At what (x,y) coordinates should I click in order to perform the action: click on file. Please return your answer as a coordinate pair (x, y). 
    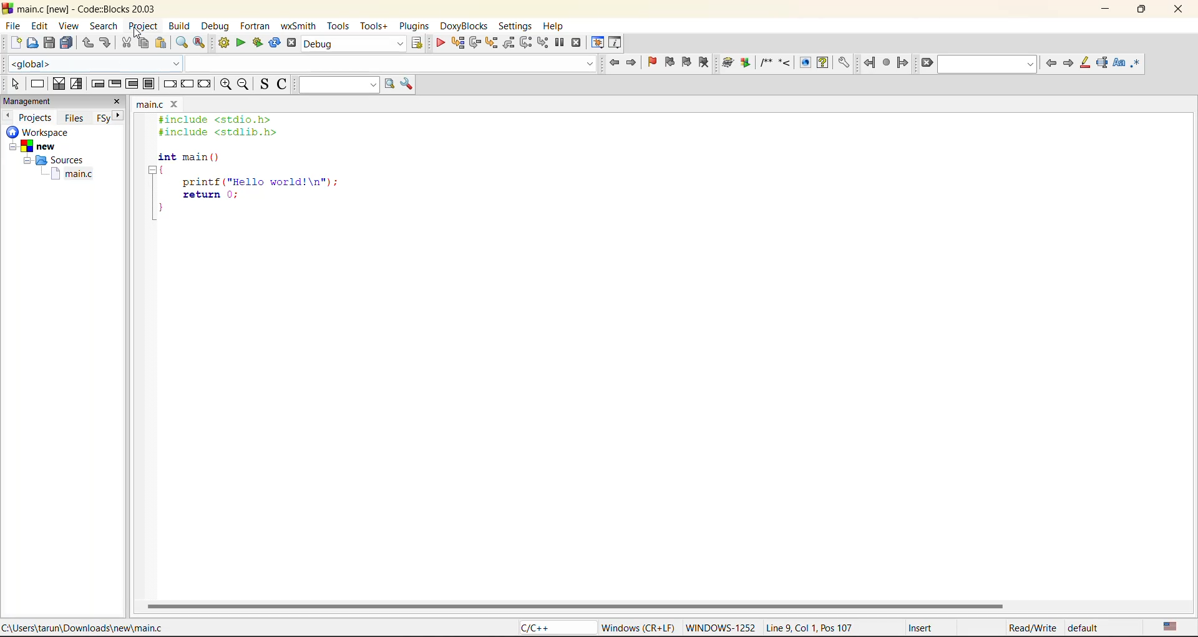
    Looking at the image, I should click on (11, 27).